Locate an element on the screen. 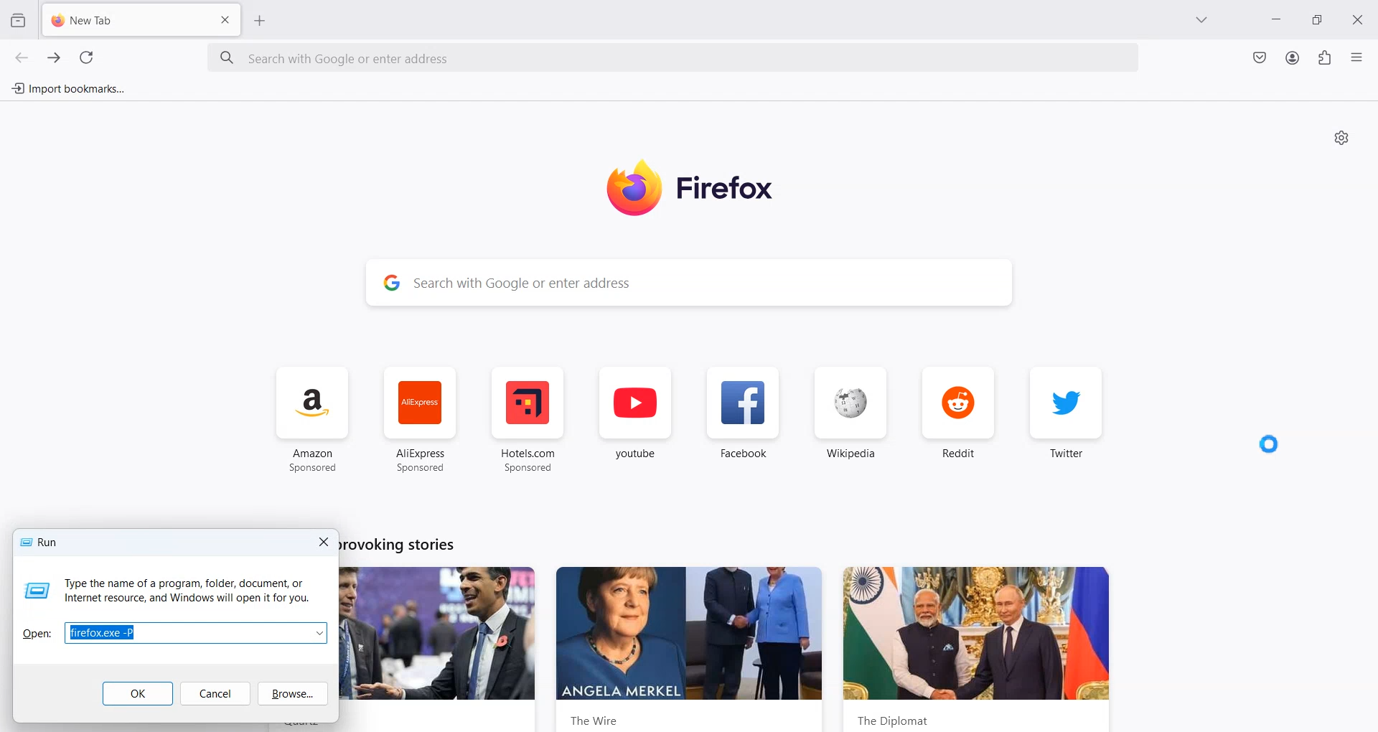 The width and height of the screenshot is (1378, 732). Maximize is located at coordinates (1320, 20).